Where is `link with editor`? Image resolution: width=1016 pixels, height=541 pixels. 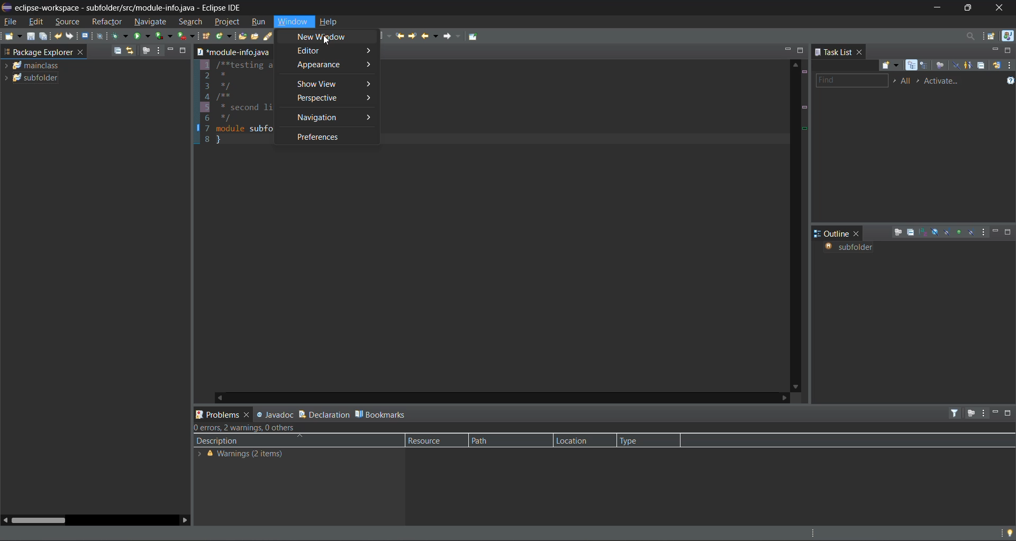
link with editor is located at coordinates (132, 50).